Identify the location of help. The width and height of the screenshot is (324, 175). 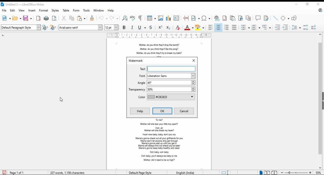
(112, 10).